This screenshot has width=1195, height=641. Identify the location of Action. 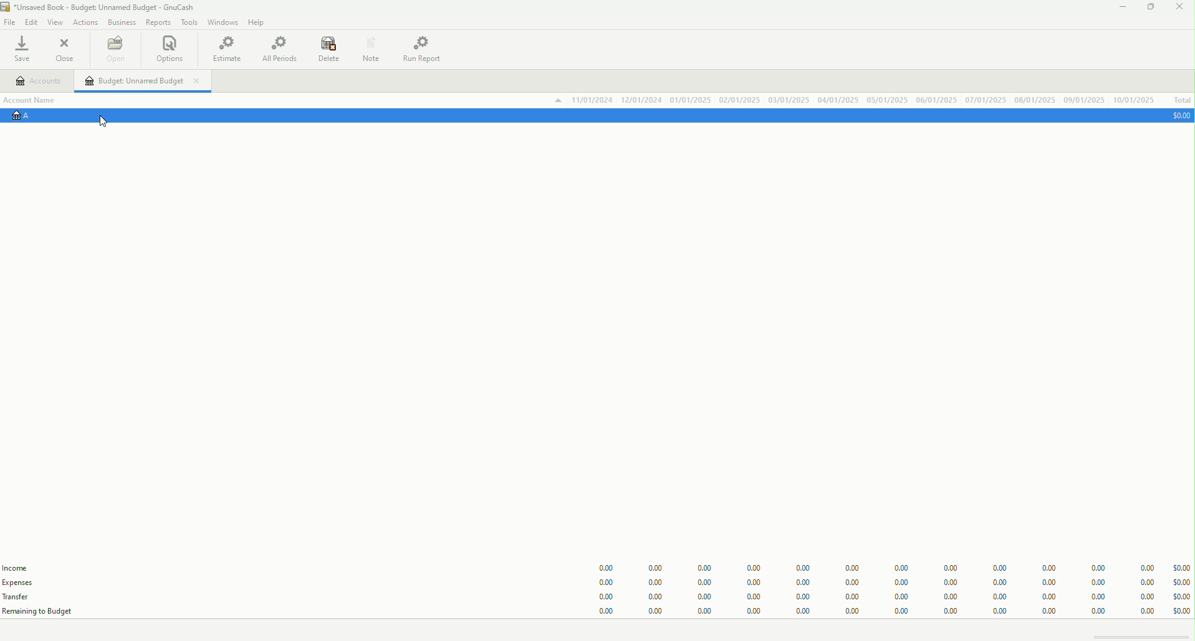
(83, 22).